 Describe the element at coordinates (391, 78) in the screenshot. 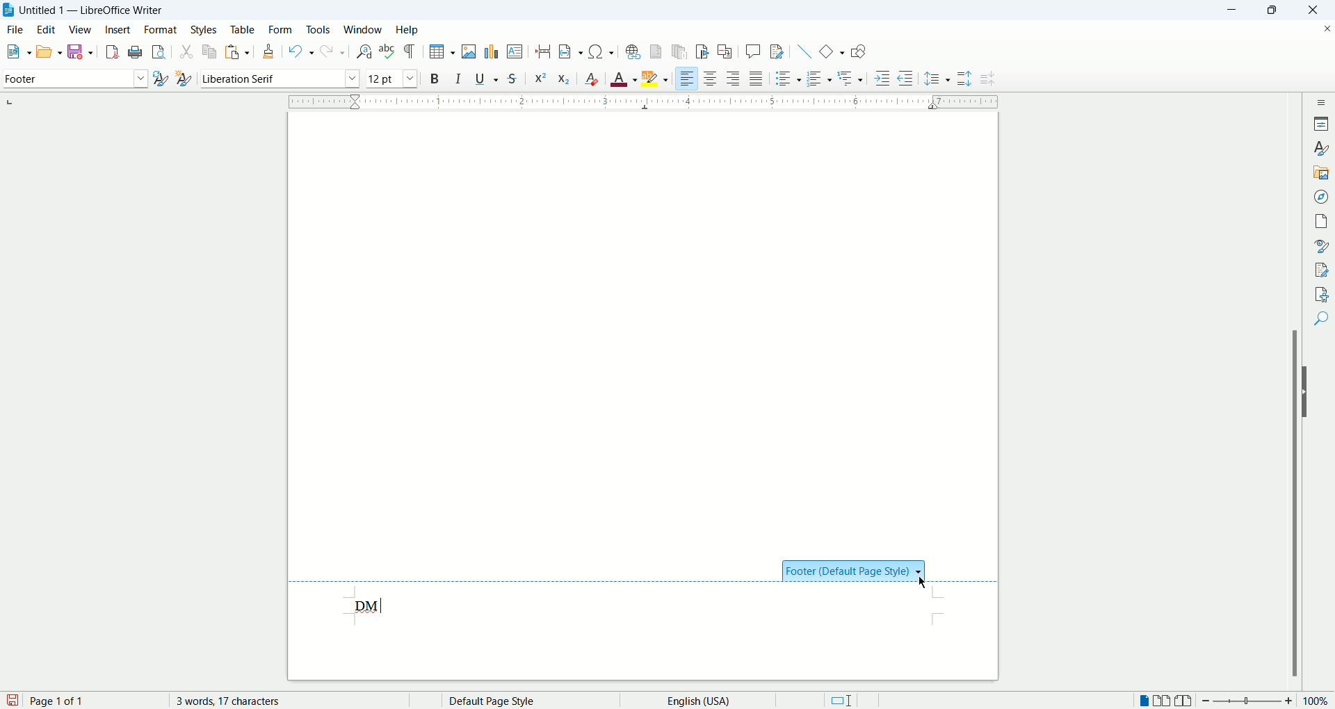

I see `font size` at that location.